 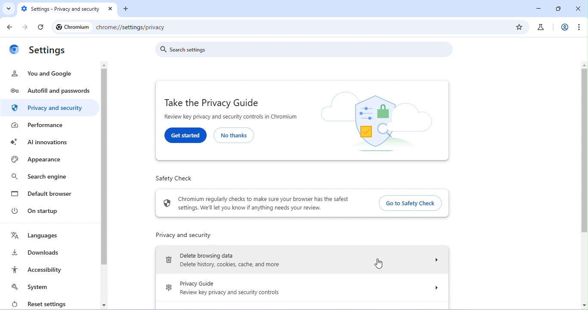 I want to click on settings-privacy and security, so click(x=61, y=9).